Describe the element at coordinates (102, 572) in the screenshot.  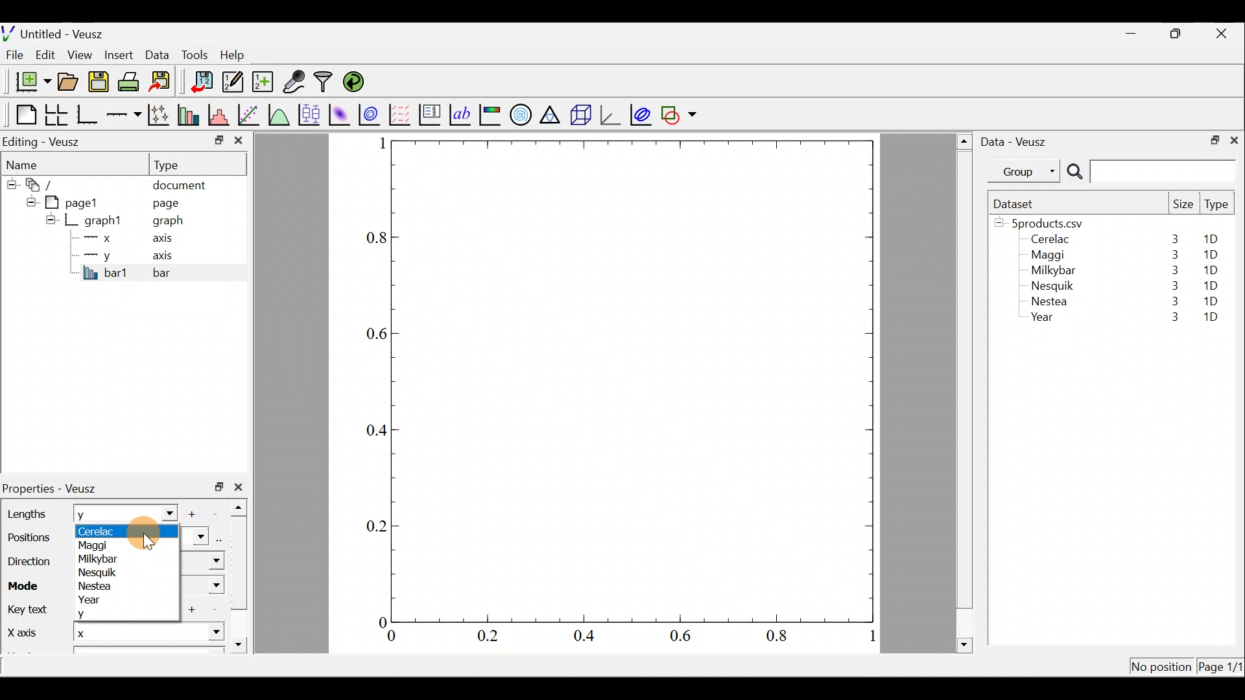
I see `Nesquik` at that location.